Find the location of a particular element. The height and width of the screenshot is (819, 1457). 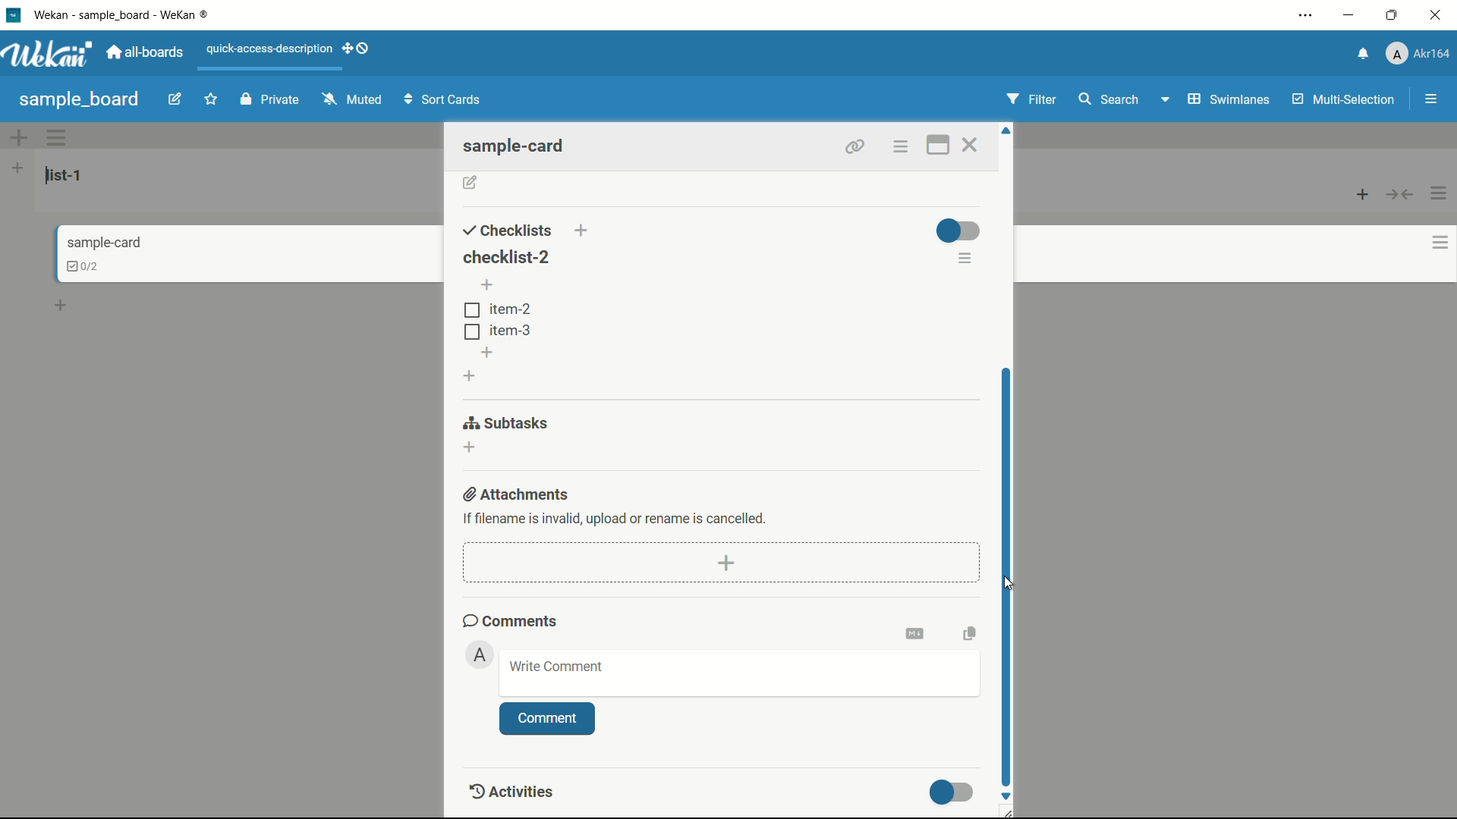

add attachment is located at coordinates (728, 563).